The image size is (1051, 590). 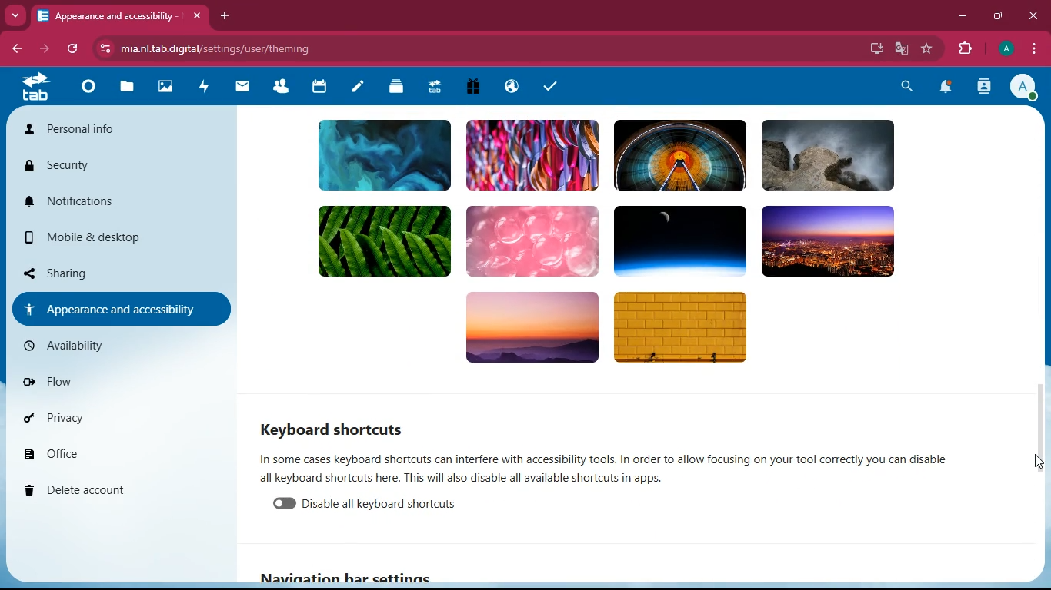 I want to click on add tab, so click(x=225, y=16).